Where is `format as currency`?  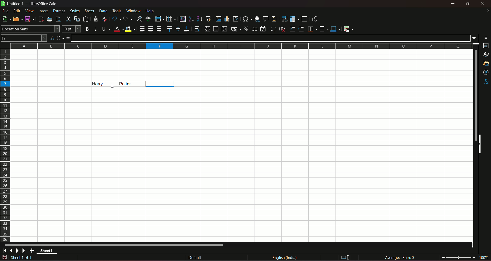
format as currency is located at coordinates (236, 29).